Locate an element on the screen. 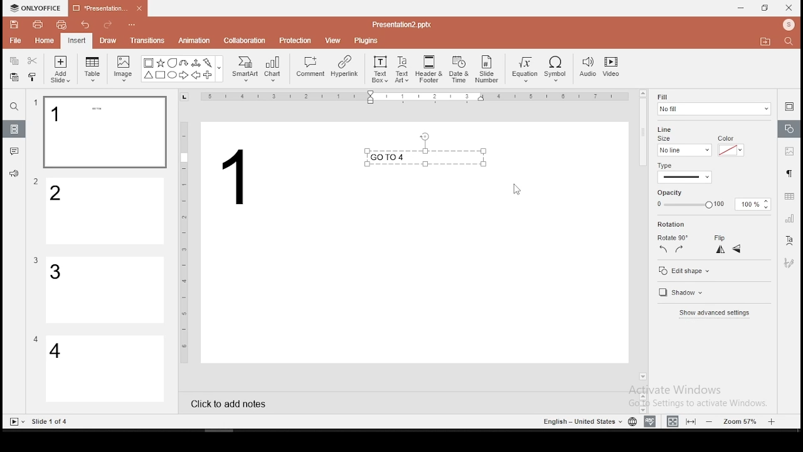 This screenshot has width=803, height=452.  is located at coordinates (417, 97).